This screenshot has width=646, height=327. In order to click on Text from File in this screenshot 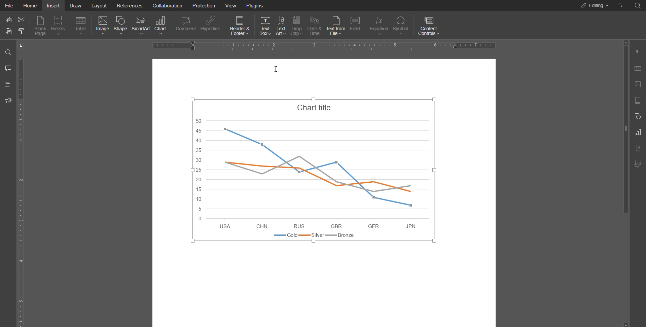, I will do `click(336, 25)`.